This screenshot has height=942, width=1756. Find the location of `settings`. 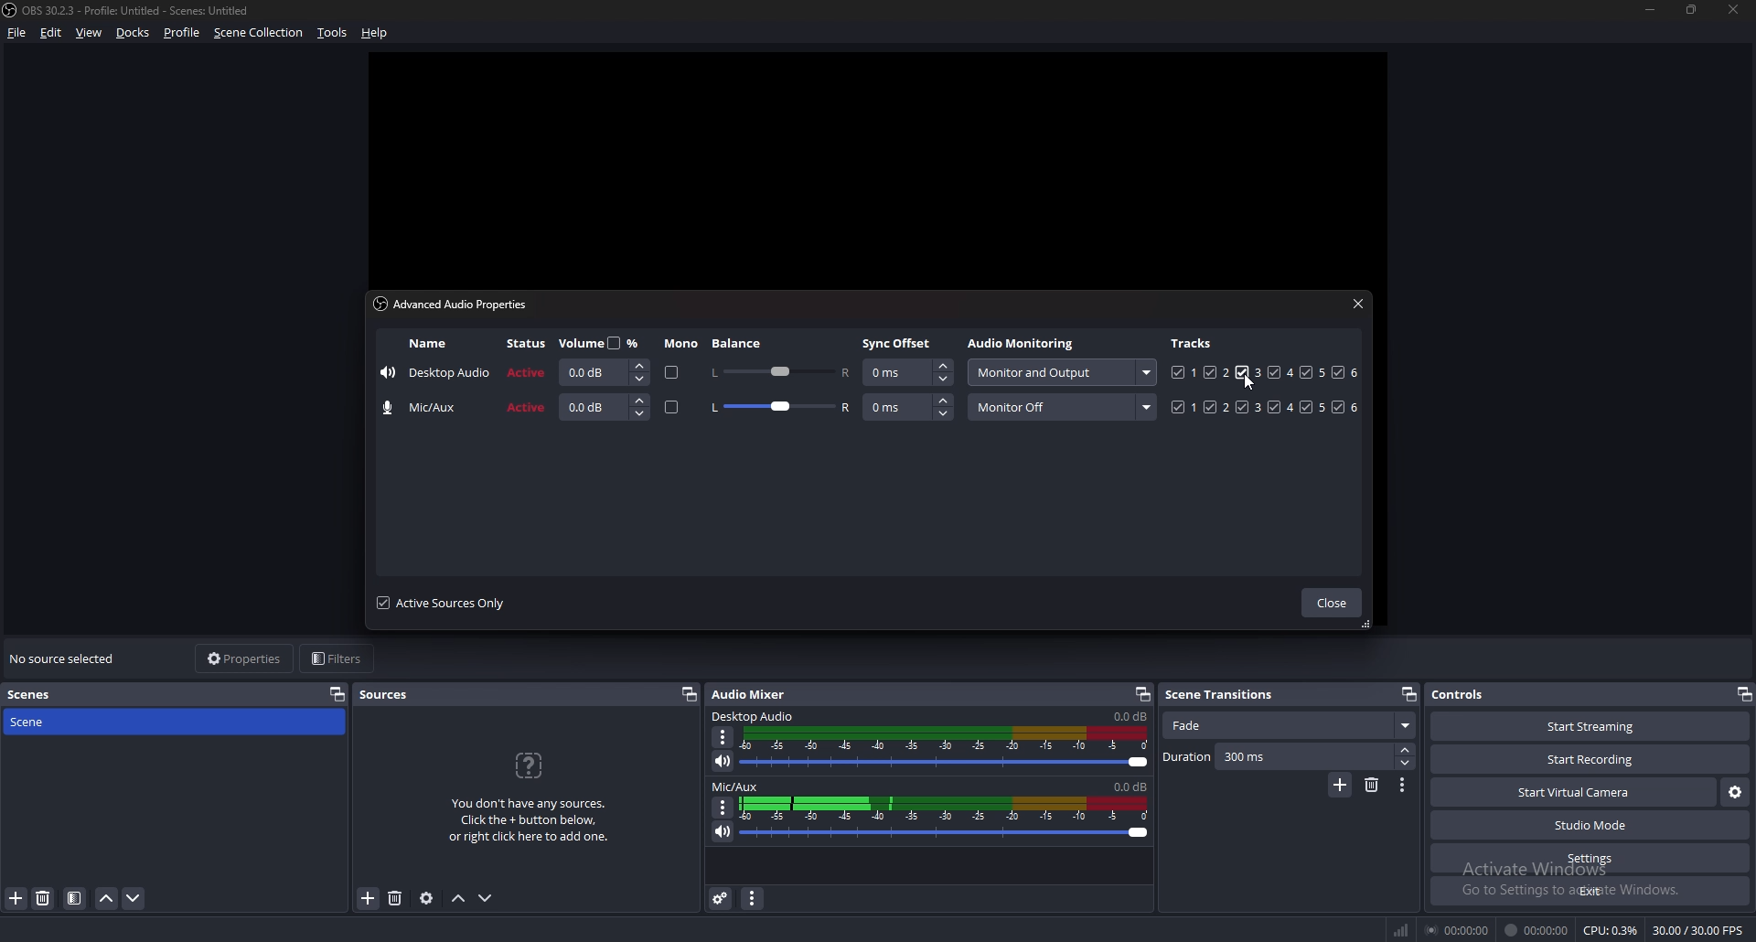

settings is located at coordinates (1590, 859).